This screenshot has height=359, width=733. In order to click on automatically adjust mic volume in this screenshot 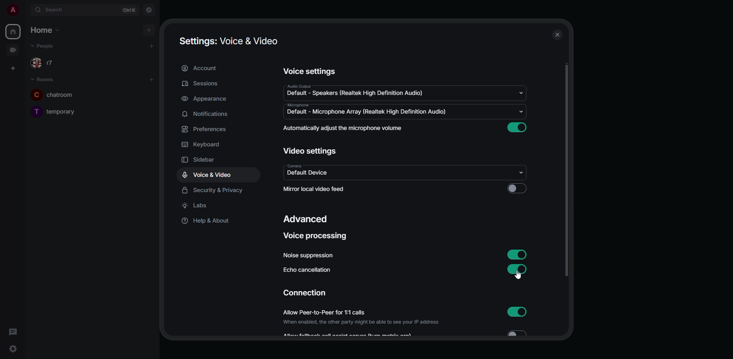, I will do `click(344, 128)`.